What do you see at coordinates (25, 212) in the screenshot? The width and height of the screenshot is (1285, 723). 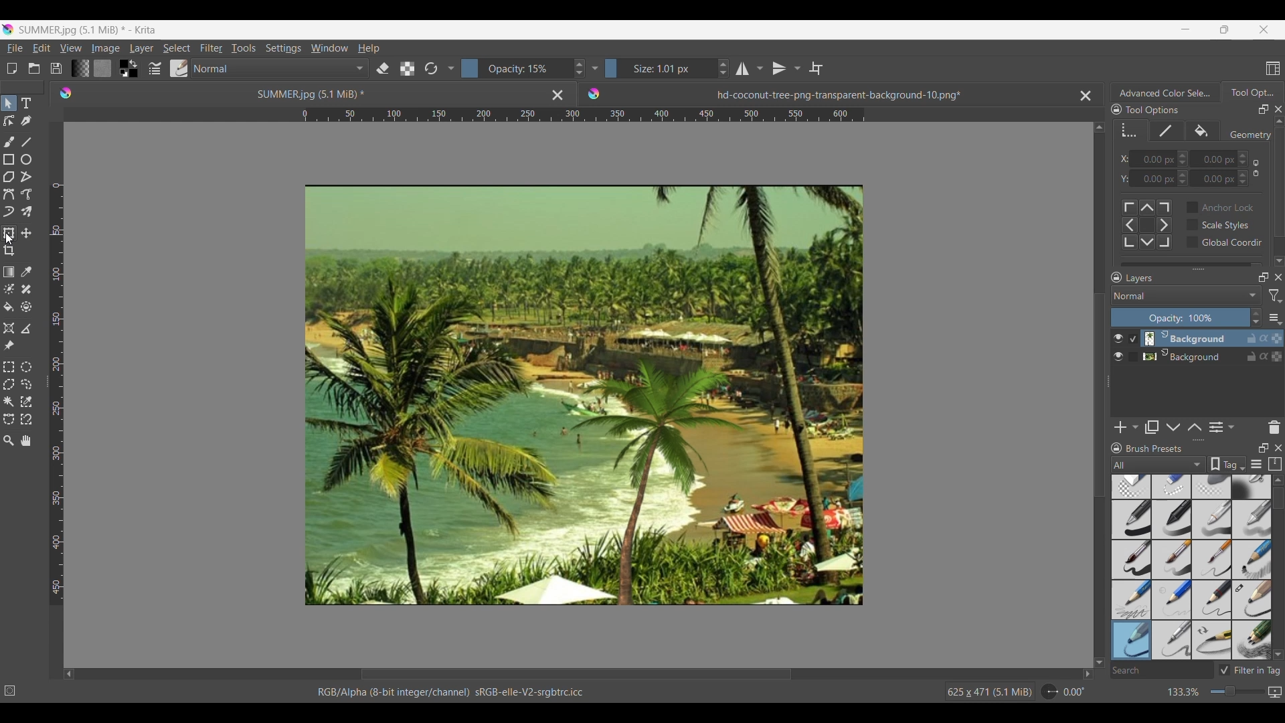 I see `Multibrush tool` at bounding box center [25, 212].